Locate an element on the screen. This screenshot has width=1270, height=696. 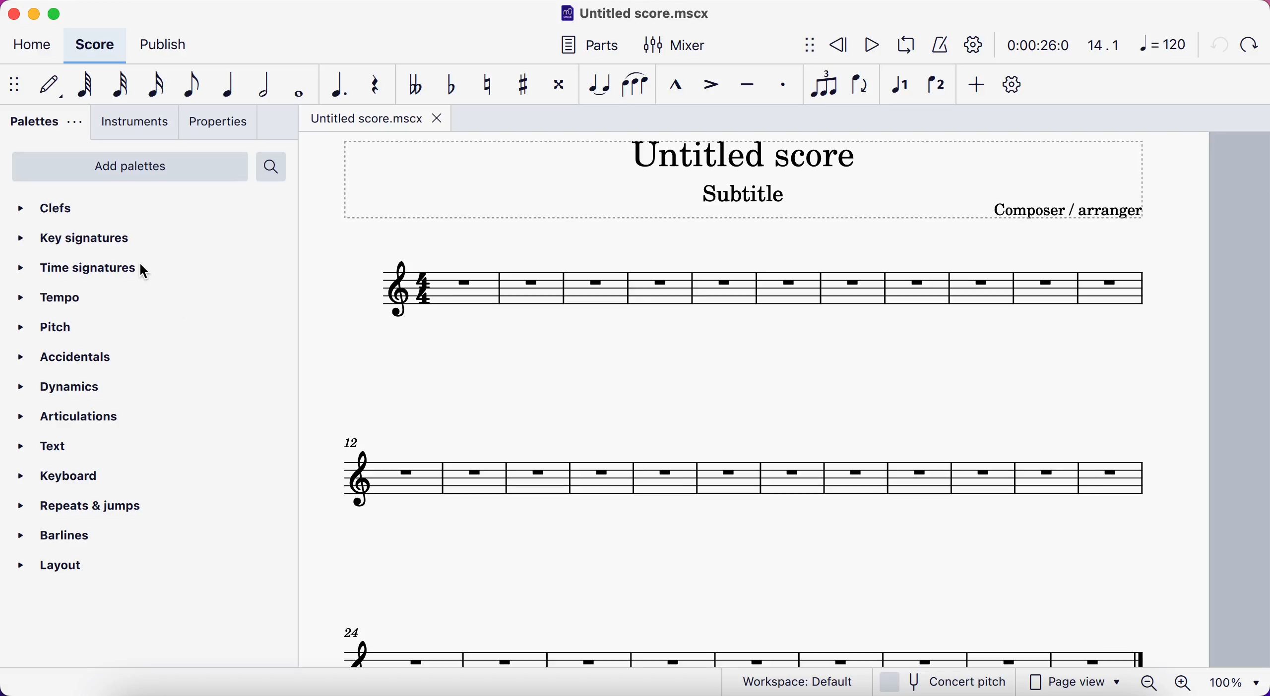
palettes is located at coordinates (45, 124).